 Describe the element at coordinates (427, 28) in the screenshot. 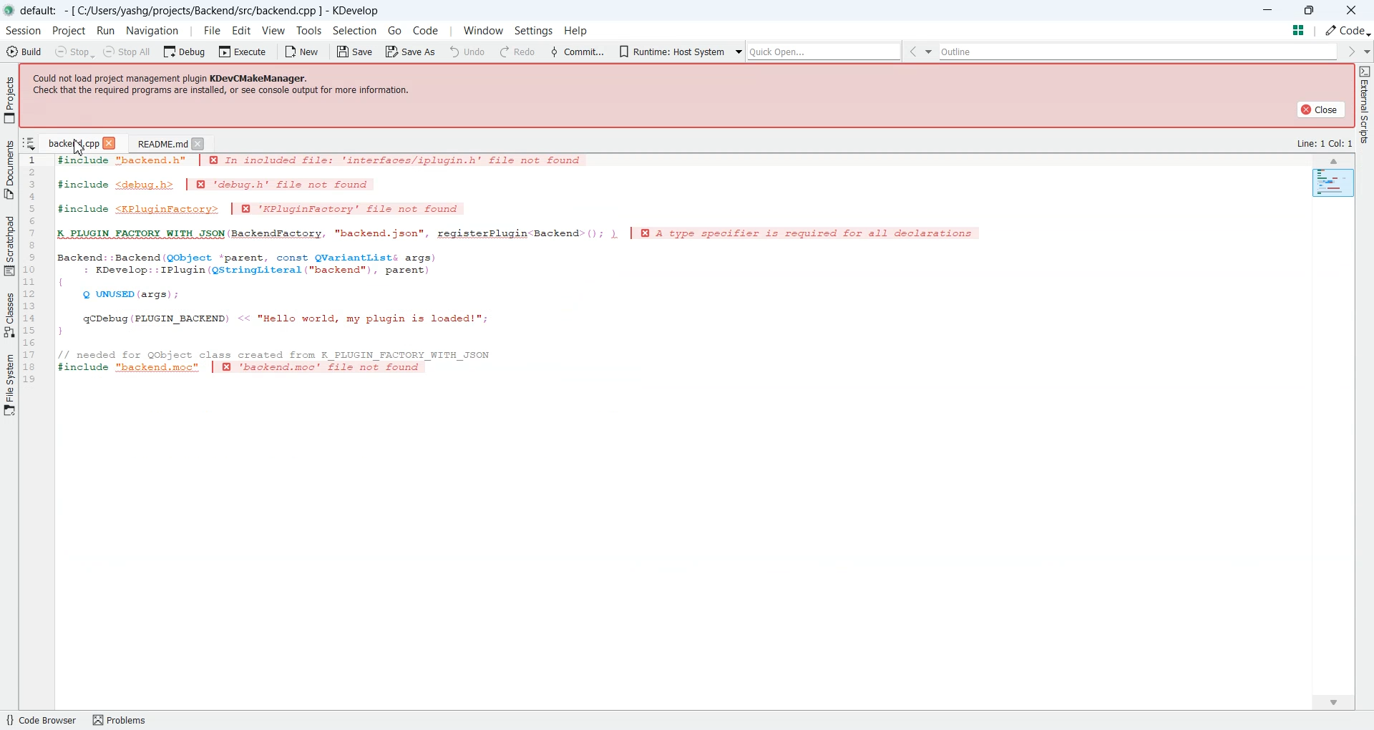

I see `Code` at that location.